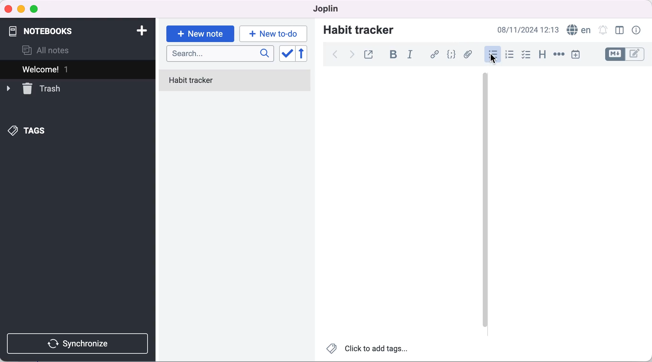 The height and width of the screenshot is (362, 652). I want to click on note properties, so click(637, 30).